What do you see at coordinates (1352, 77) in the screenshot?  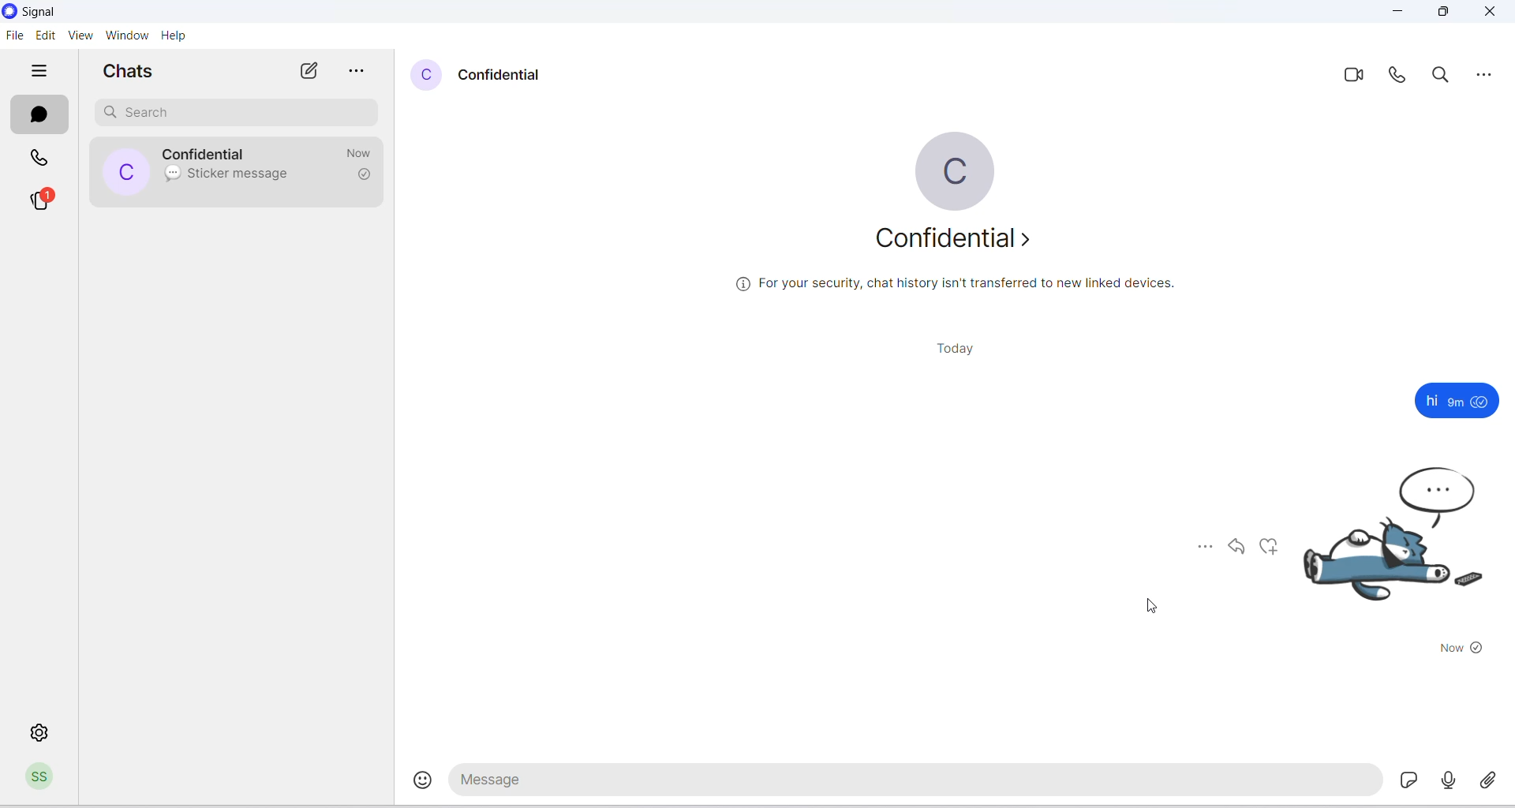 I see `video call` at bounding box center [1352, 77].